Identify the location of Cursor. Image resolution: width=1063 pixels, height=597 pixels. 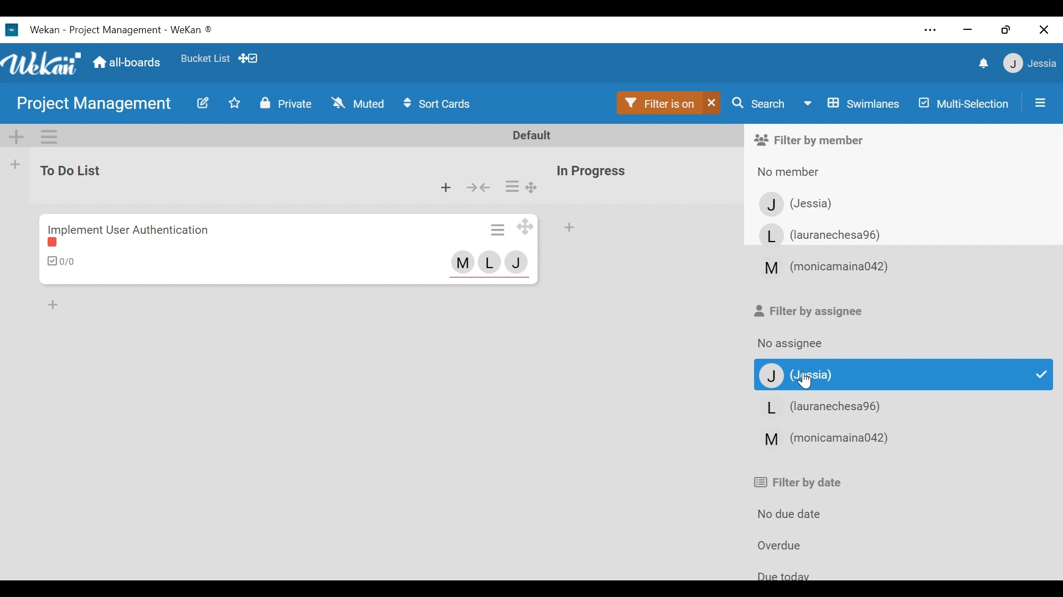
(807, 383).